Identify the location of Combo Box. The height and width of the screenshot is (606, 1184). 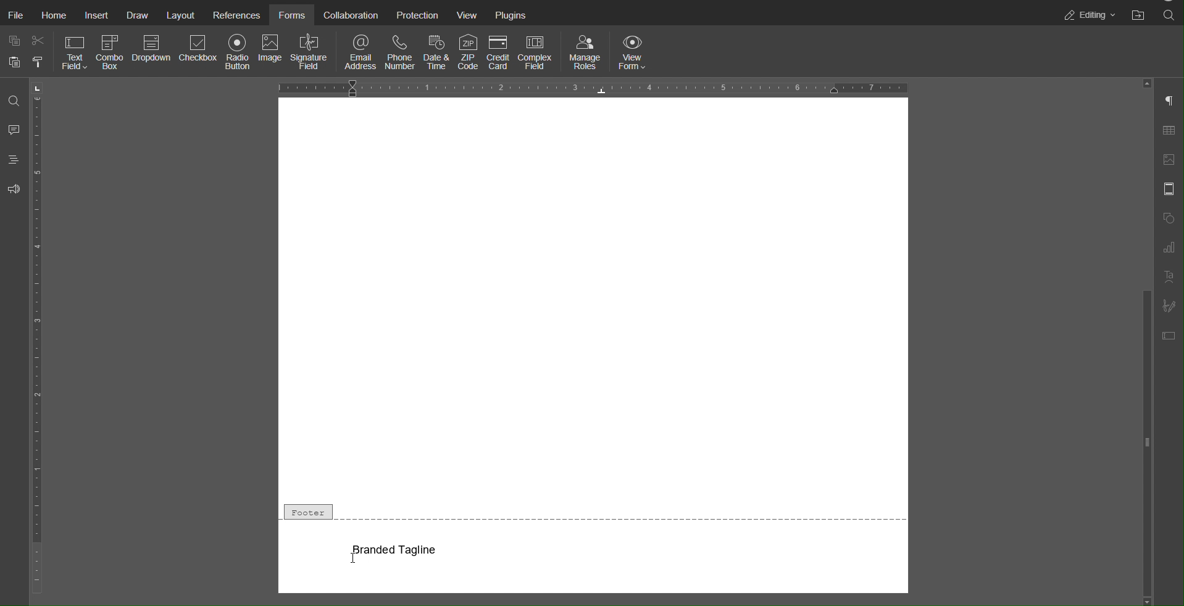
(110, 54).